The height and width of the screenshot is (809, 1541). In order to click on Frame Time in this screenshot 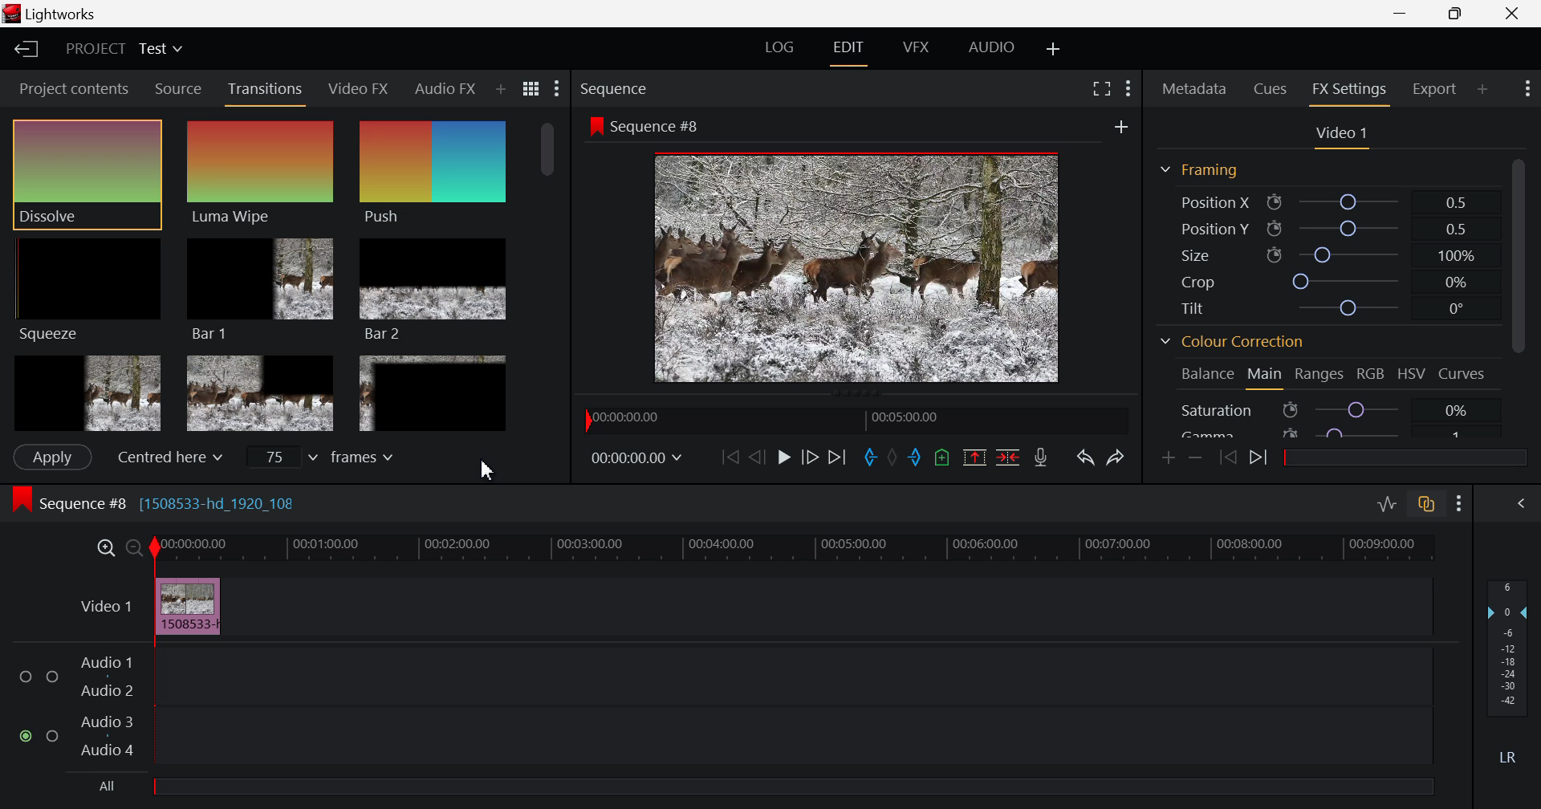, I will do `click(639, 461)`.